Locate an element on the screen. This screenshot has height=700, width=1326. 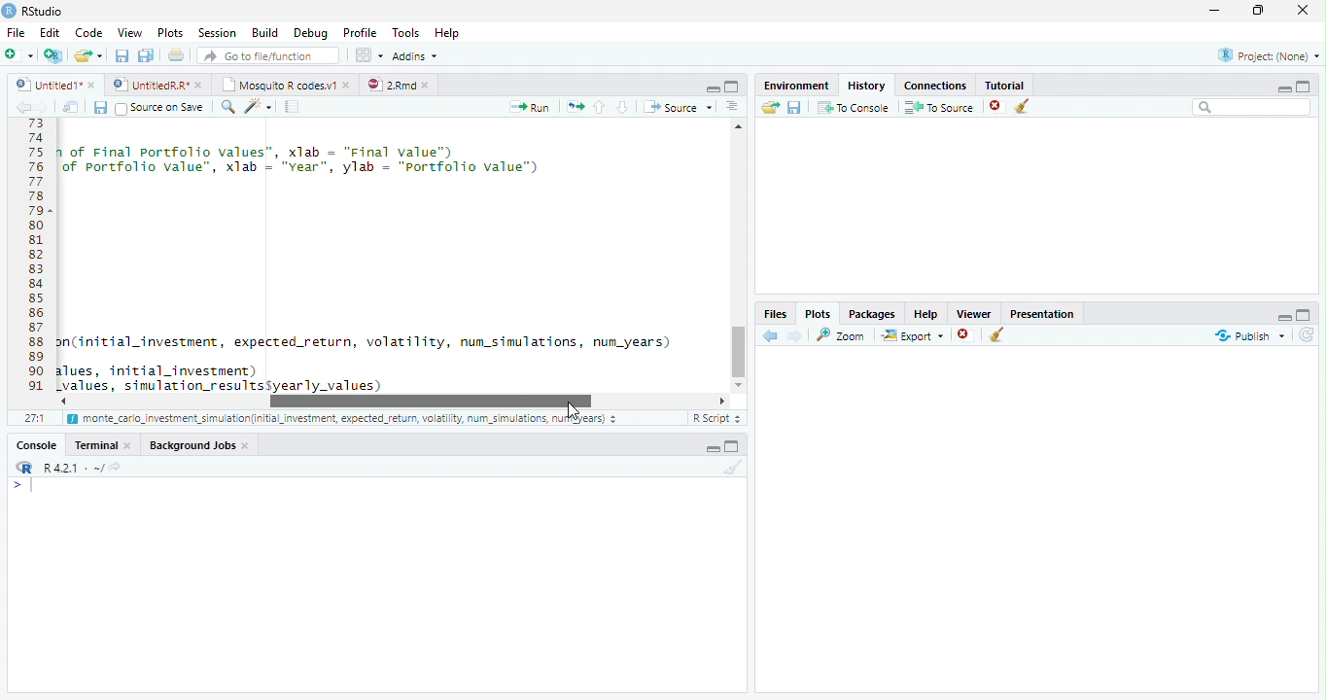
Profile is located at coordinates (359, 32).